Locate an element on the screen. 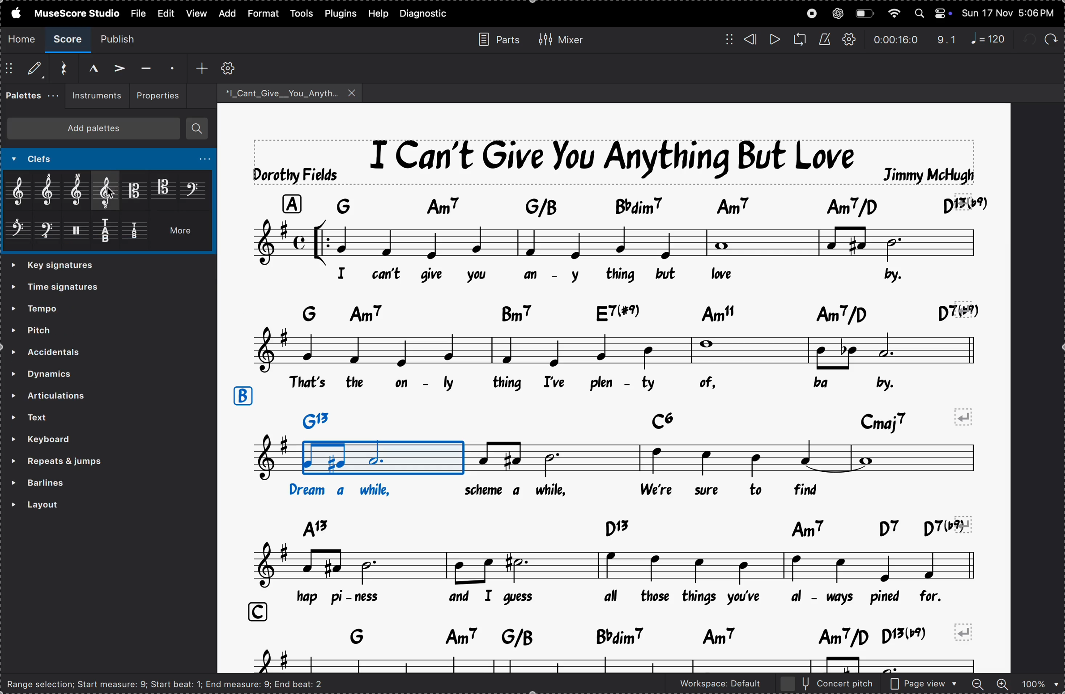 The image size is (1065, 694). worspace is located at coordinates (712, 686).